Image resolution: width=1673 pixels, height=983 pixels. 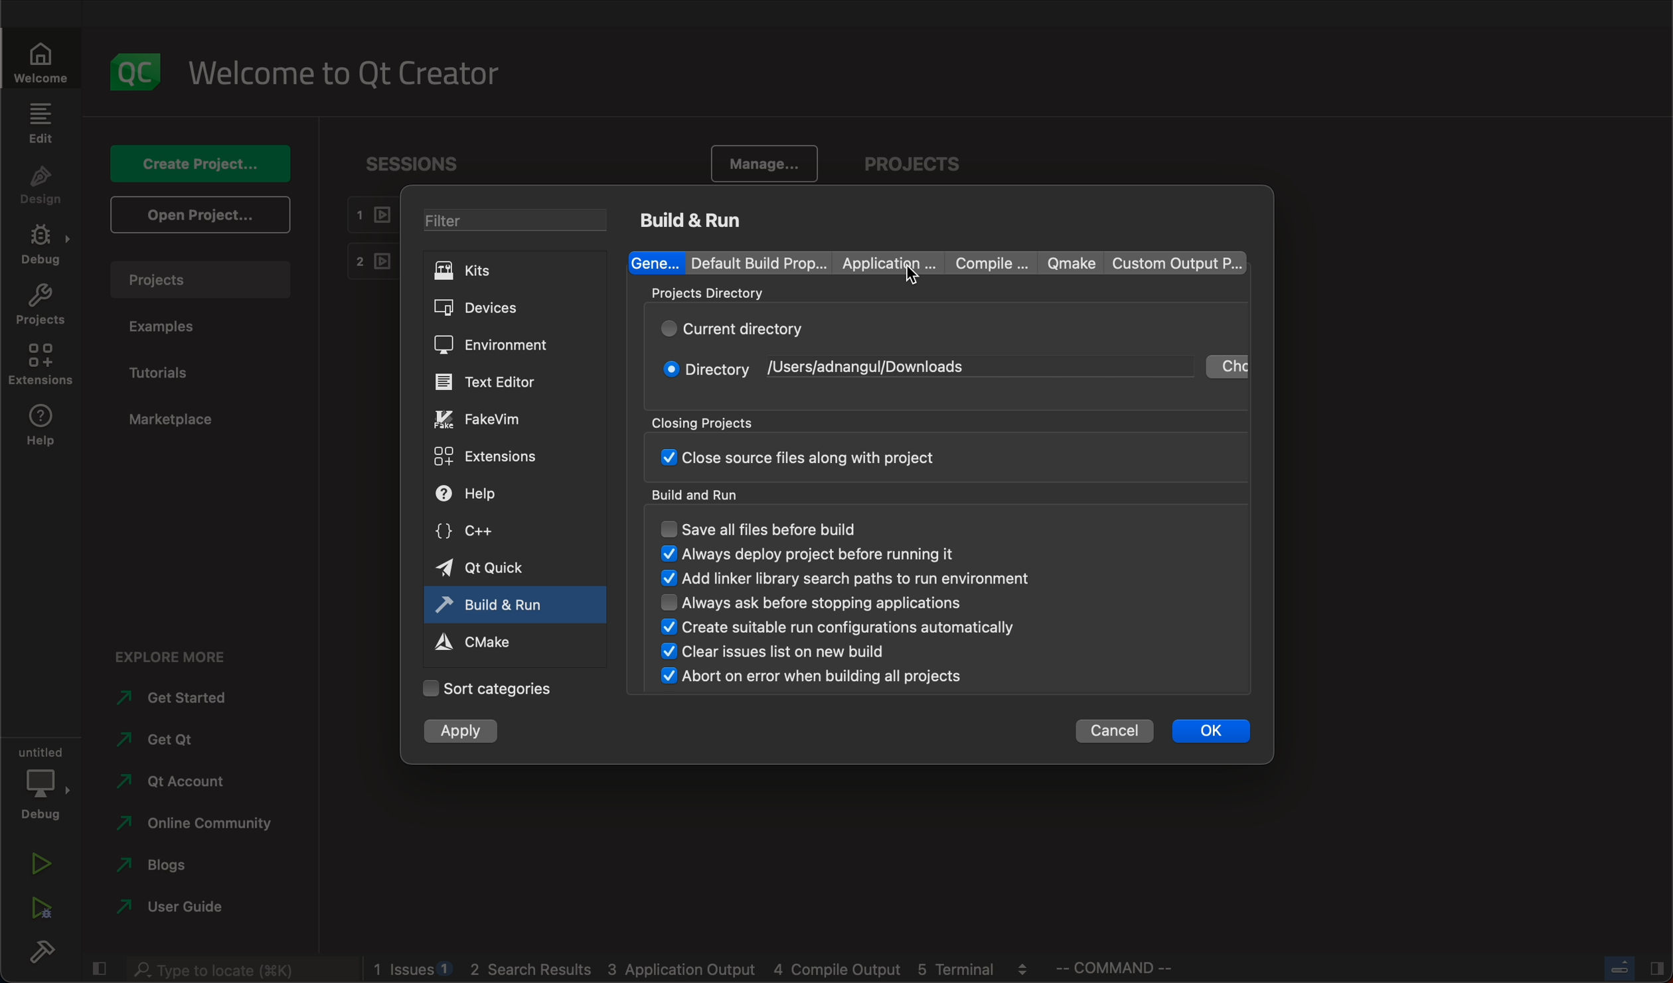 I want to click on search, so click(x=244, y=970).